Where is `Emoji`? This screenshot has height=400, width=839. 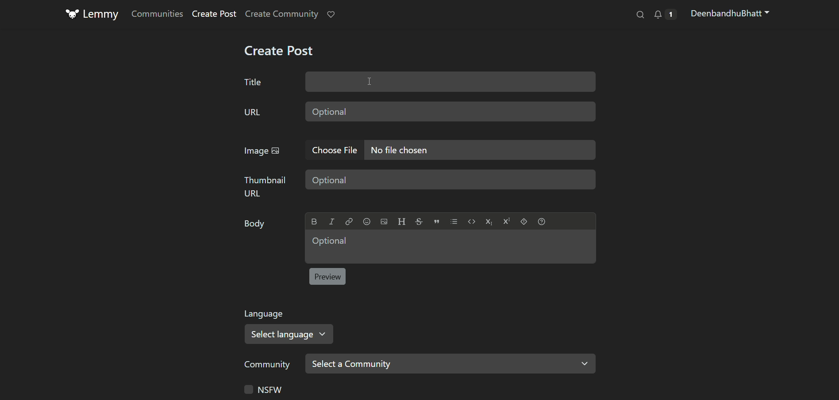 Emoji is located at coordinates (366, 222).